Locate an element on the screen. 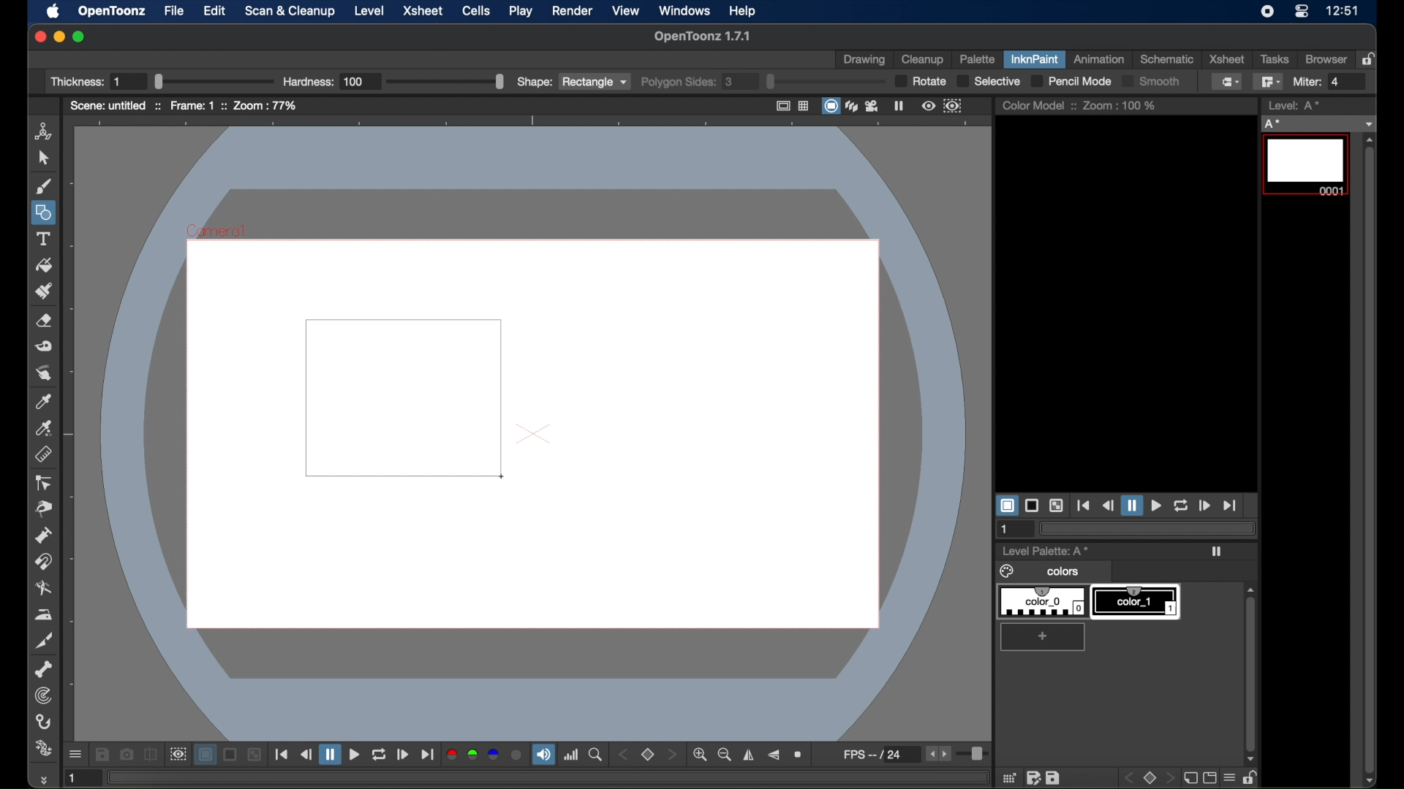 The width and height of the screenshot is (1404, 789). close is located at coordinates (39, 37).